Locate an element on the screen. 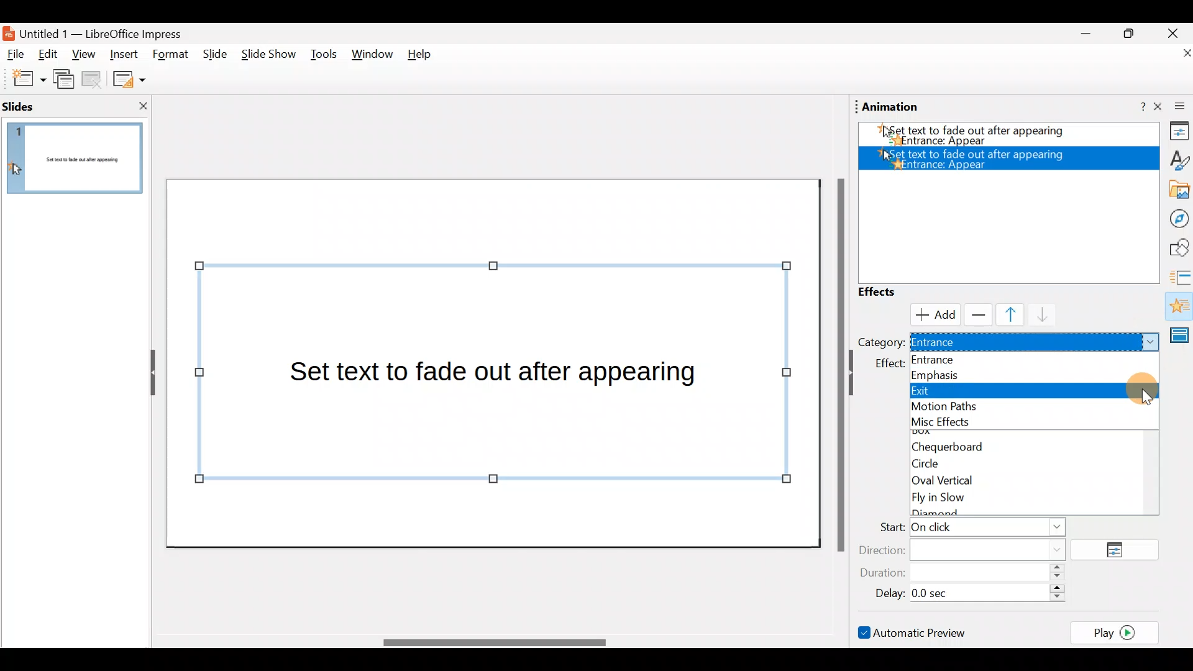 This screenshot has width=1193, height=671. Slides is located at coordinates (40, 106).